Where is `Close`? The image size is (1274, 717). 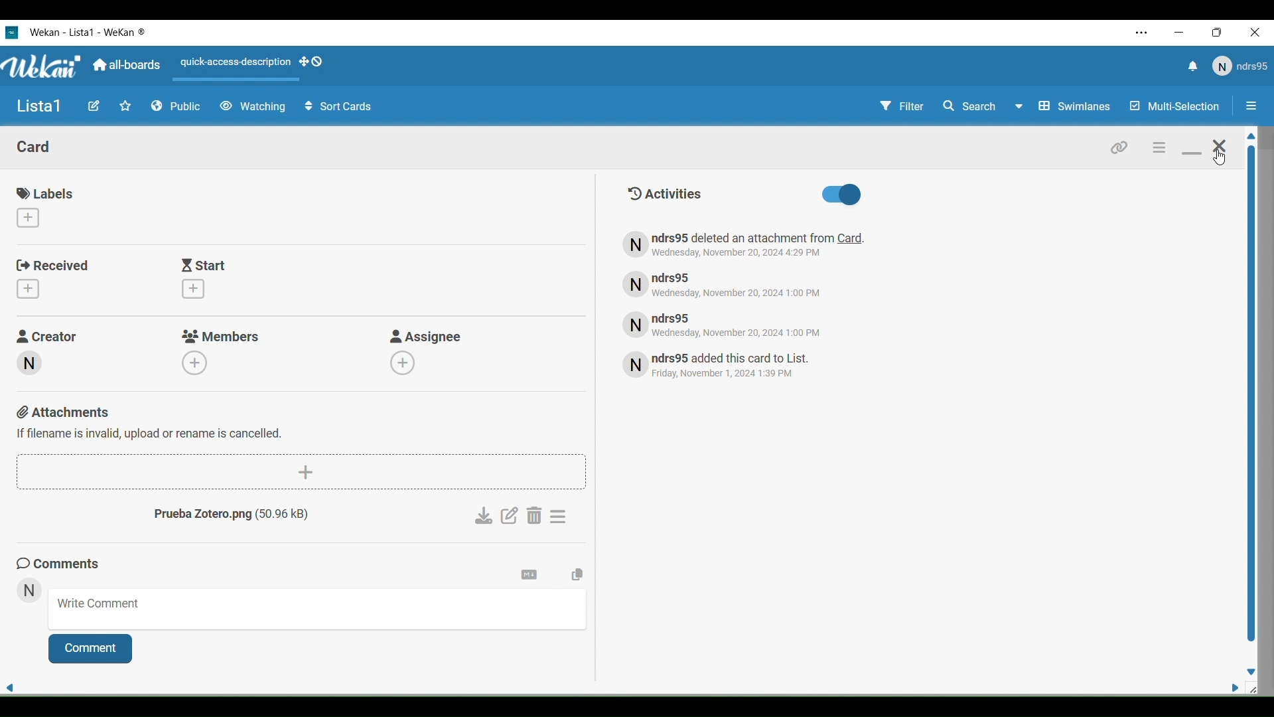 Close is located at coordinates (1258, 33).